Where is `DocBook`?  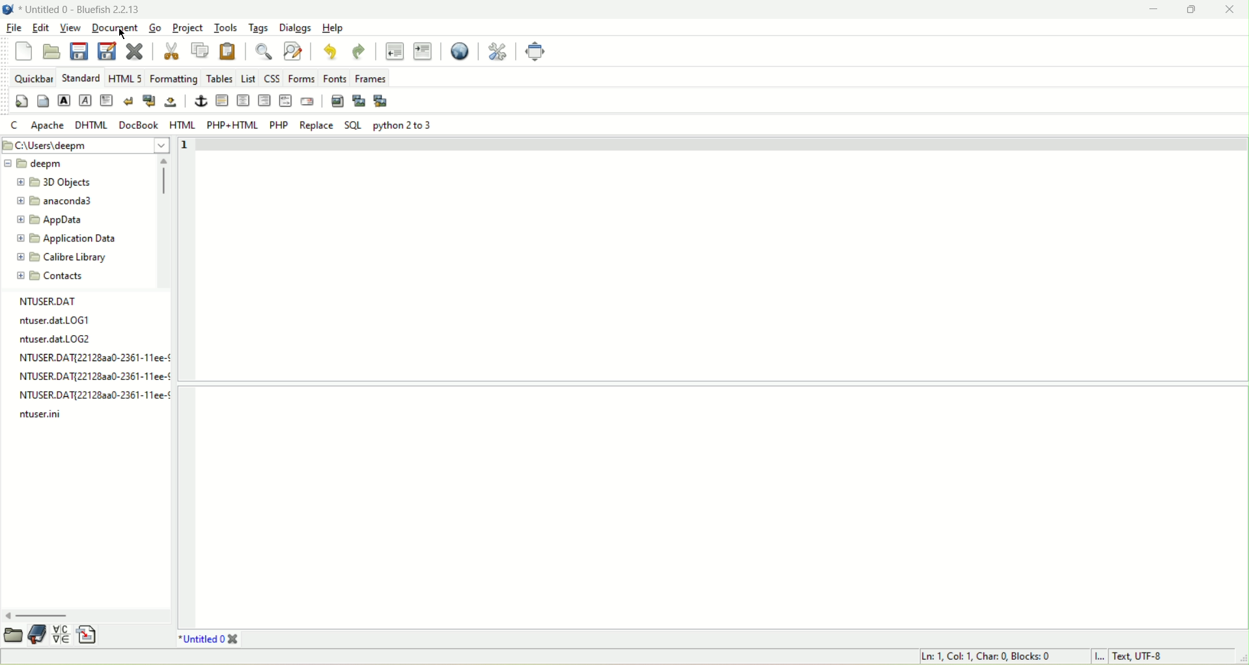 DocBook is located at coordinates (137, 124).